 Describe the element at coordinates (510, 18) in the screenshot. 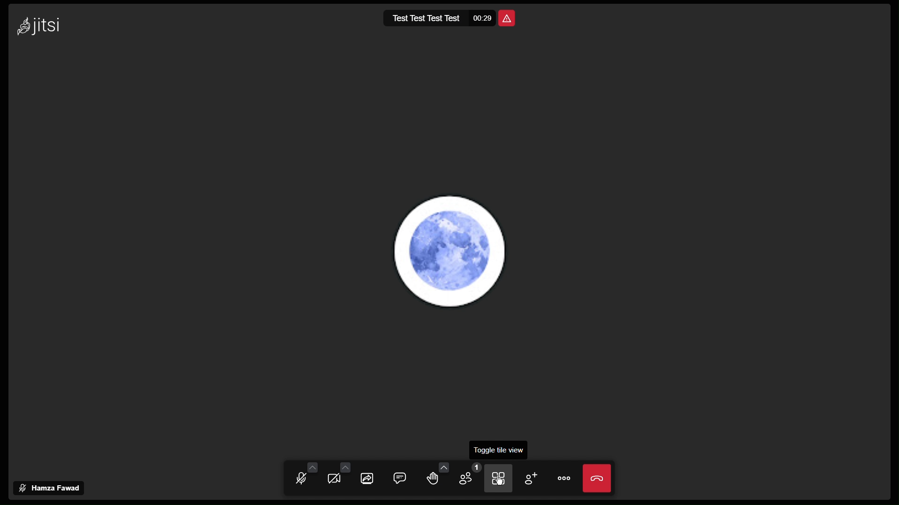

I see `Meeting Unsafe` at that location.